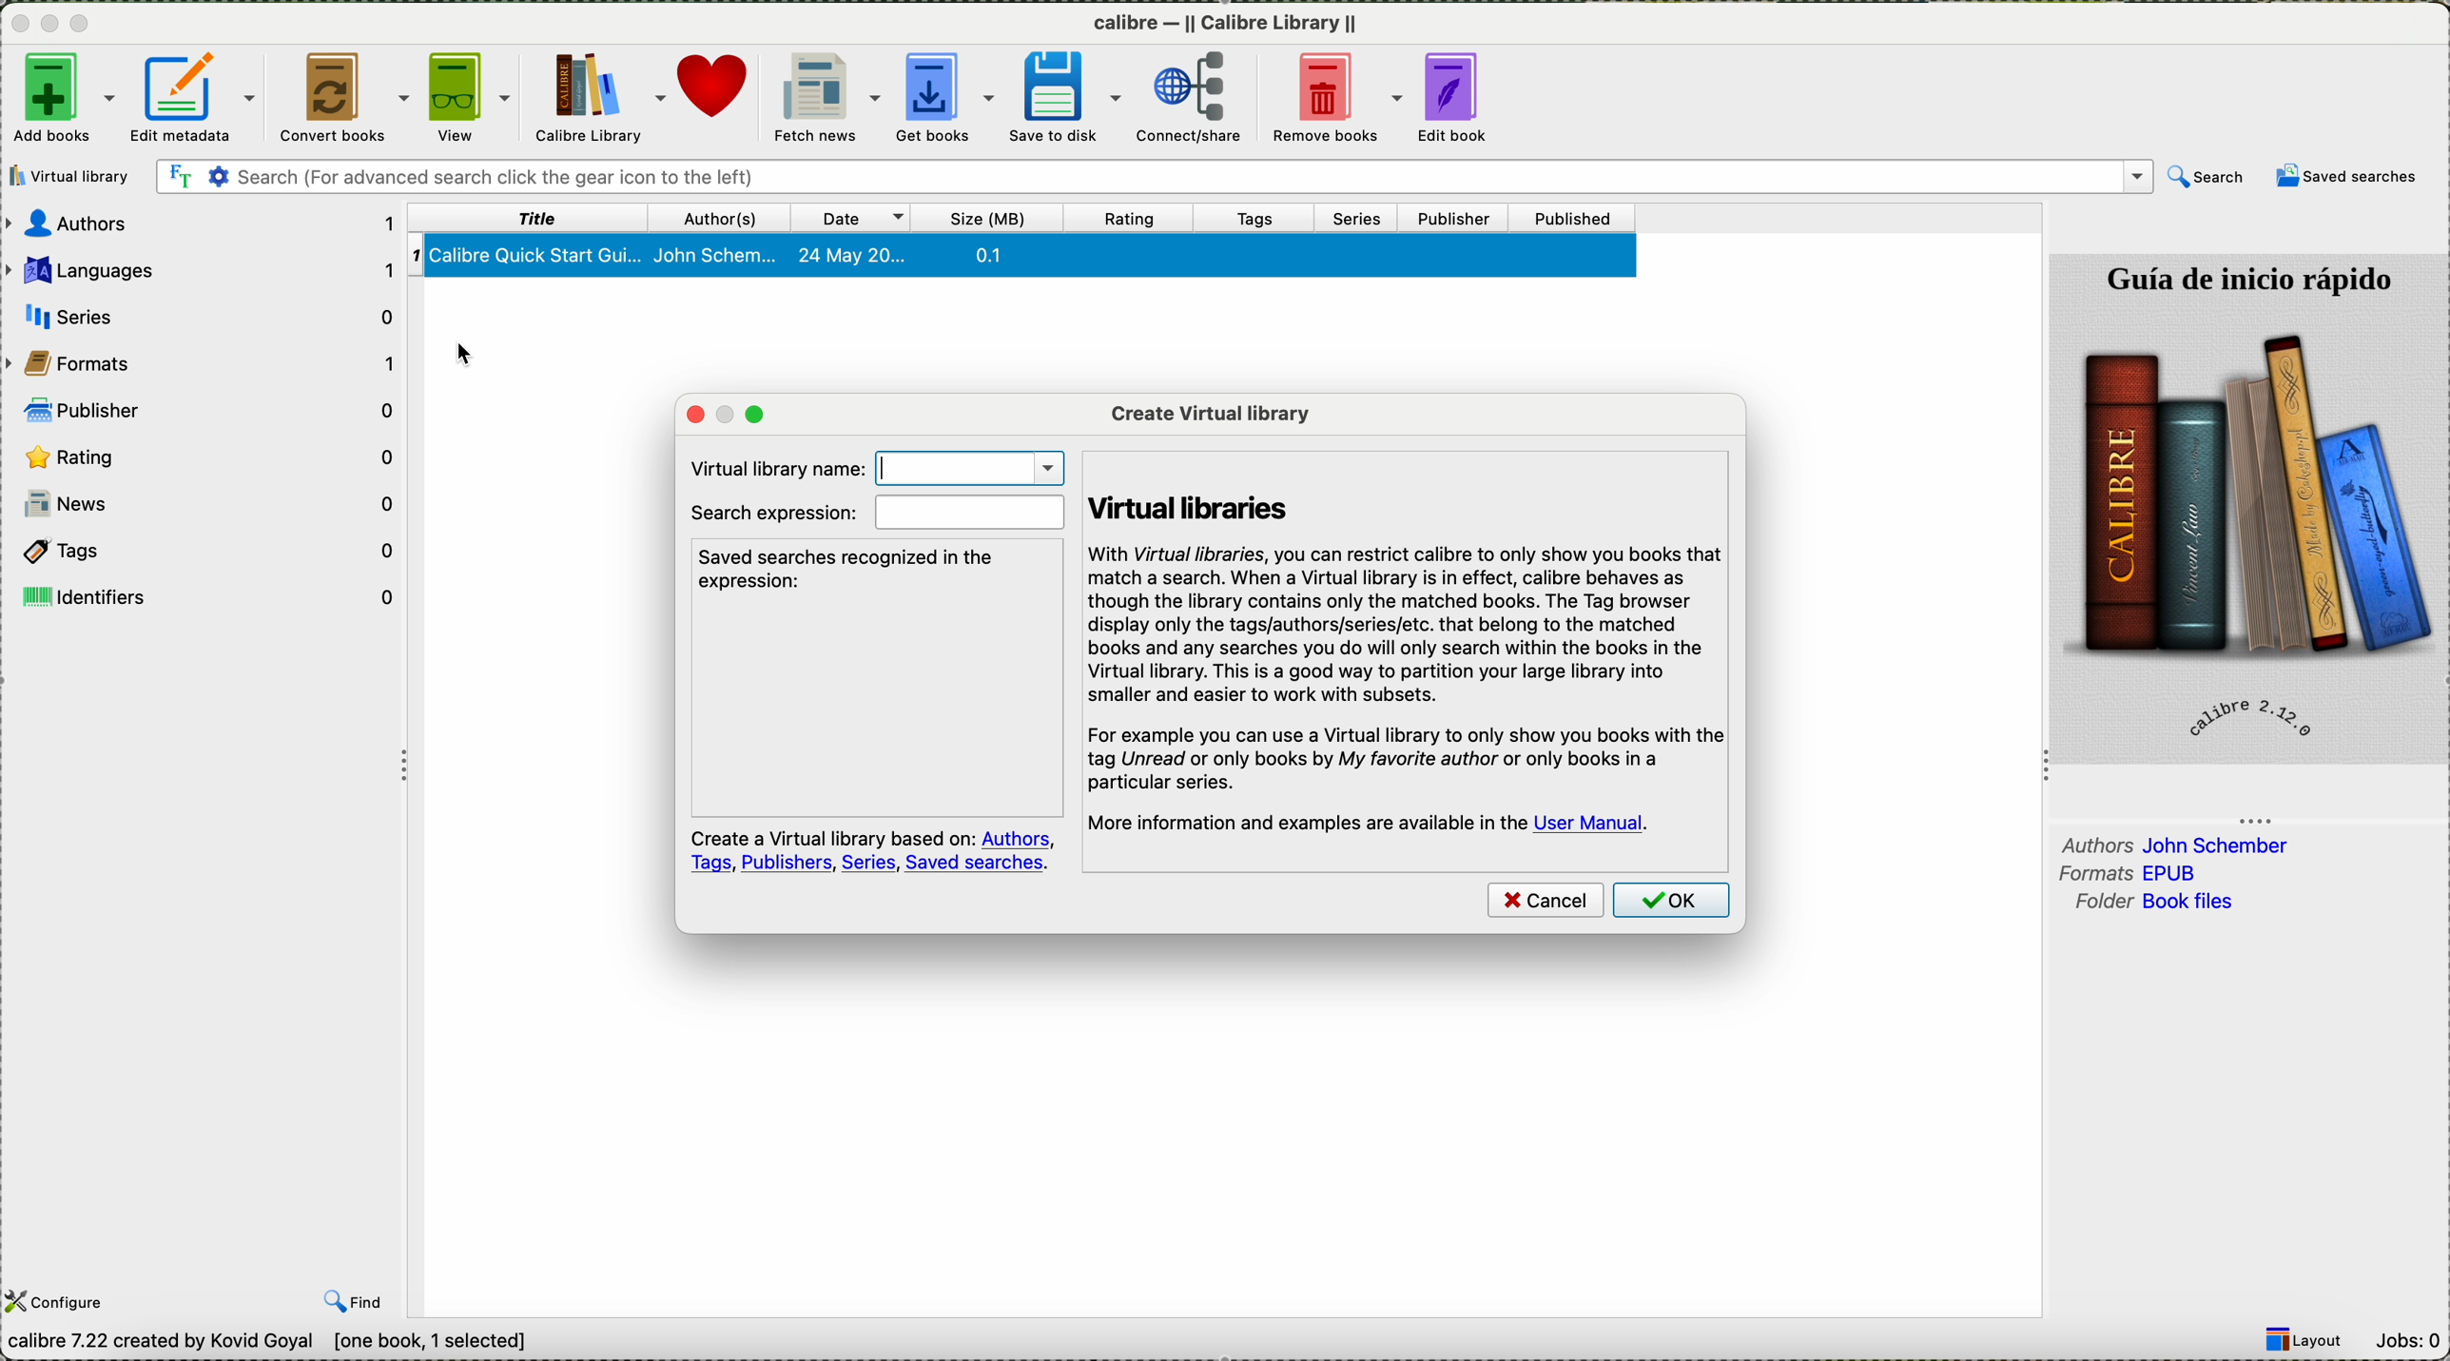 The image size is (2450, 1361). Describe the element at coordinates (1136, 218) in the screenshot. I see `rating` at that location.